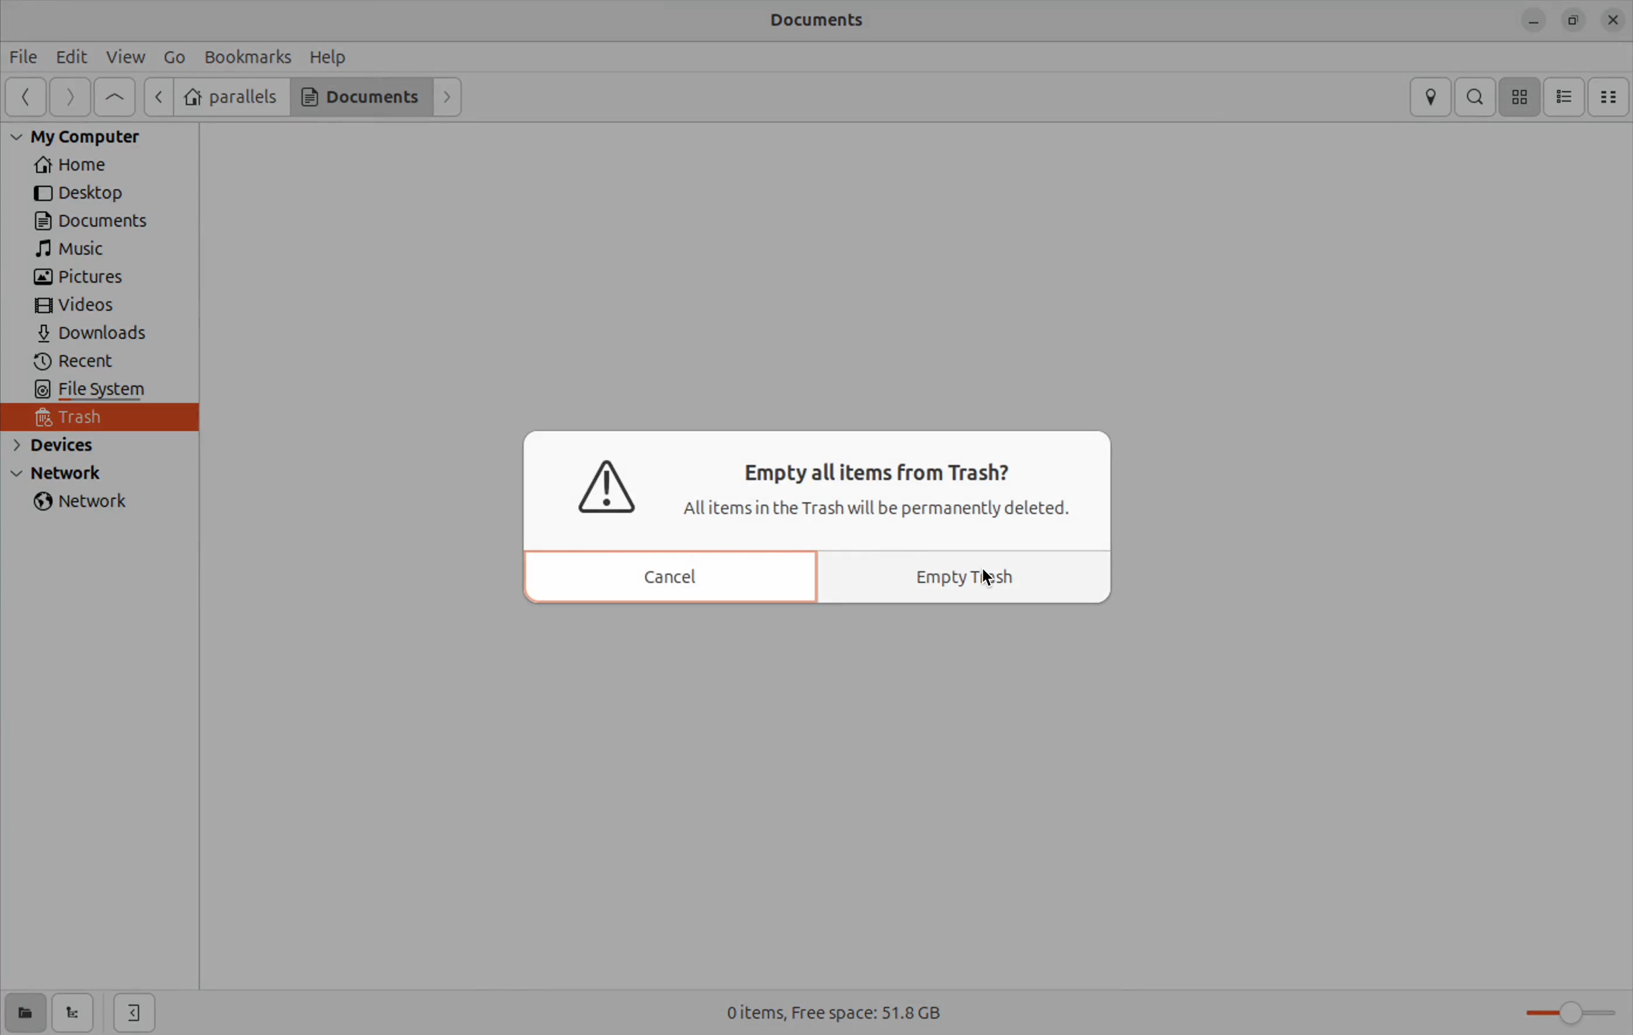  I want to click on show places, so click(24, 1013).